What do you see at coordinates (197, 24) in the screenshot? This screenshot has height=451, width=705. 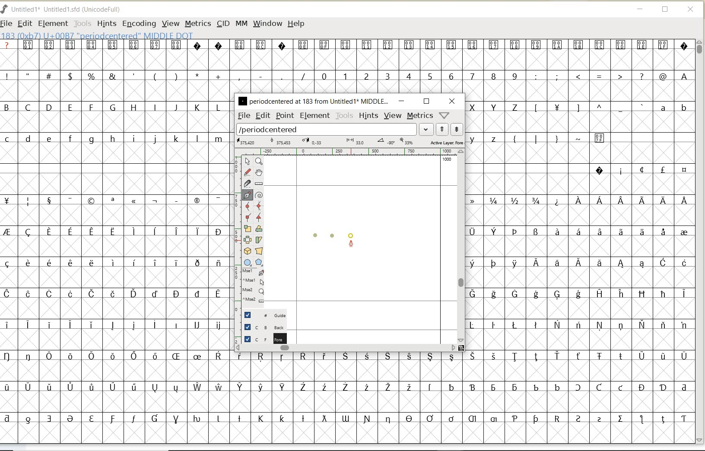 I see `METRICS` at bounding box center [197, 24].